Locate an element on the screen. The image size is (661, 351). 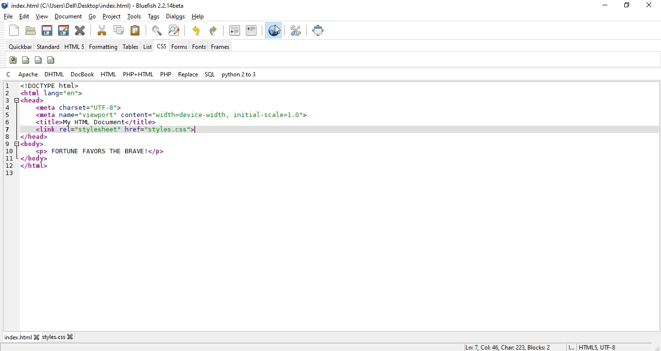
cursor is located at coordinates (279, 30).